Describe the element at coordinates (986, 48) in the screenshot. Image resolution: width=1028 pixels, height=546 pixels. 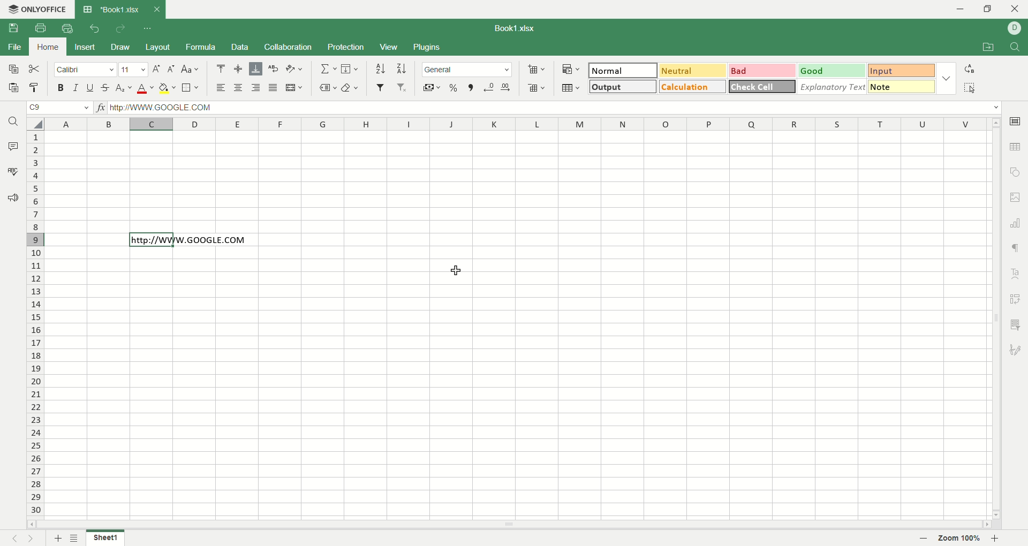
I see `open file location` at that location.